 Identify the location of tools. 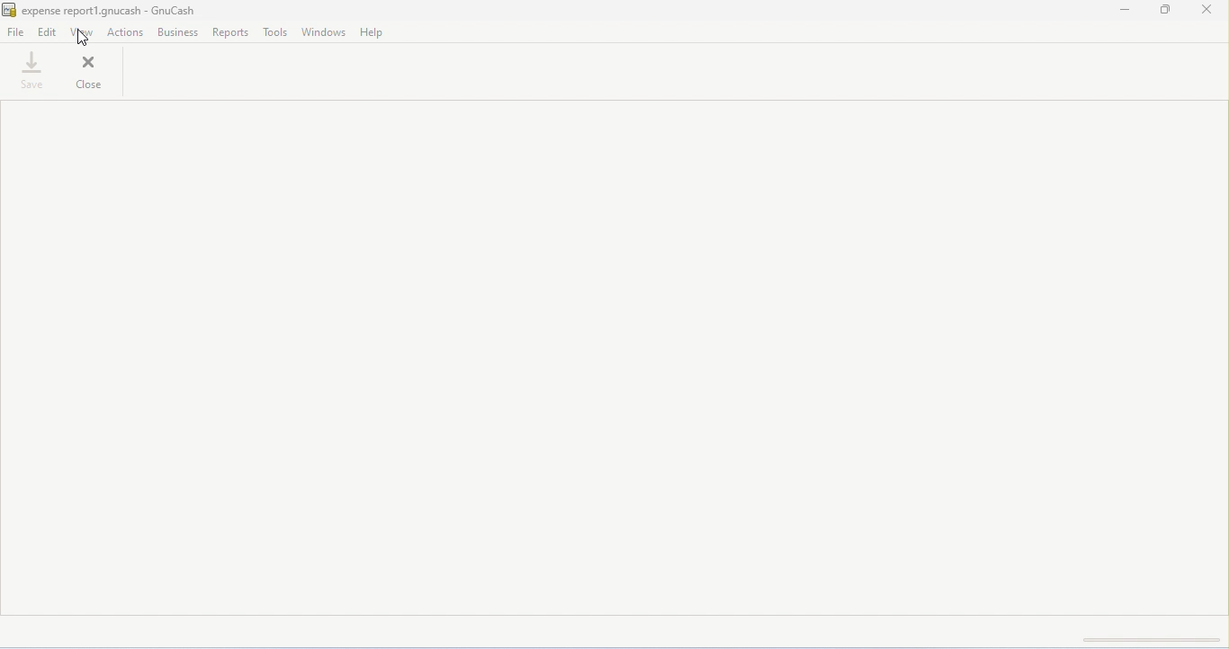
(275, 32).